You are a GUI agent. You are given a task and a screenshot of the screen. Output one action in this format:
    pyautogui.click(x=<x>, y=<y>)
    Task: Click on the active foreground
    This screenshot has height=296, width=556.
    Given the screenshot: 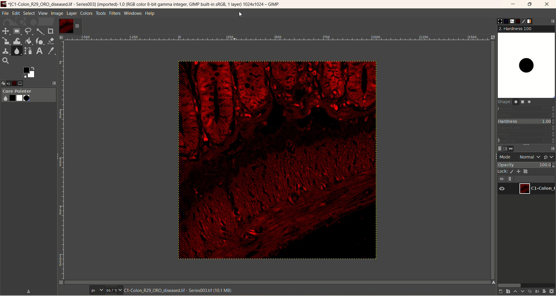 What is the action you would take?
    pyautogui.click(x=30, y=72)
    